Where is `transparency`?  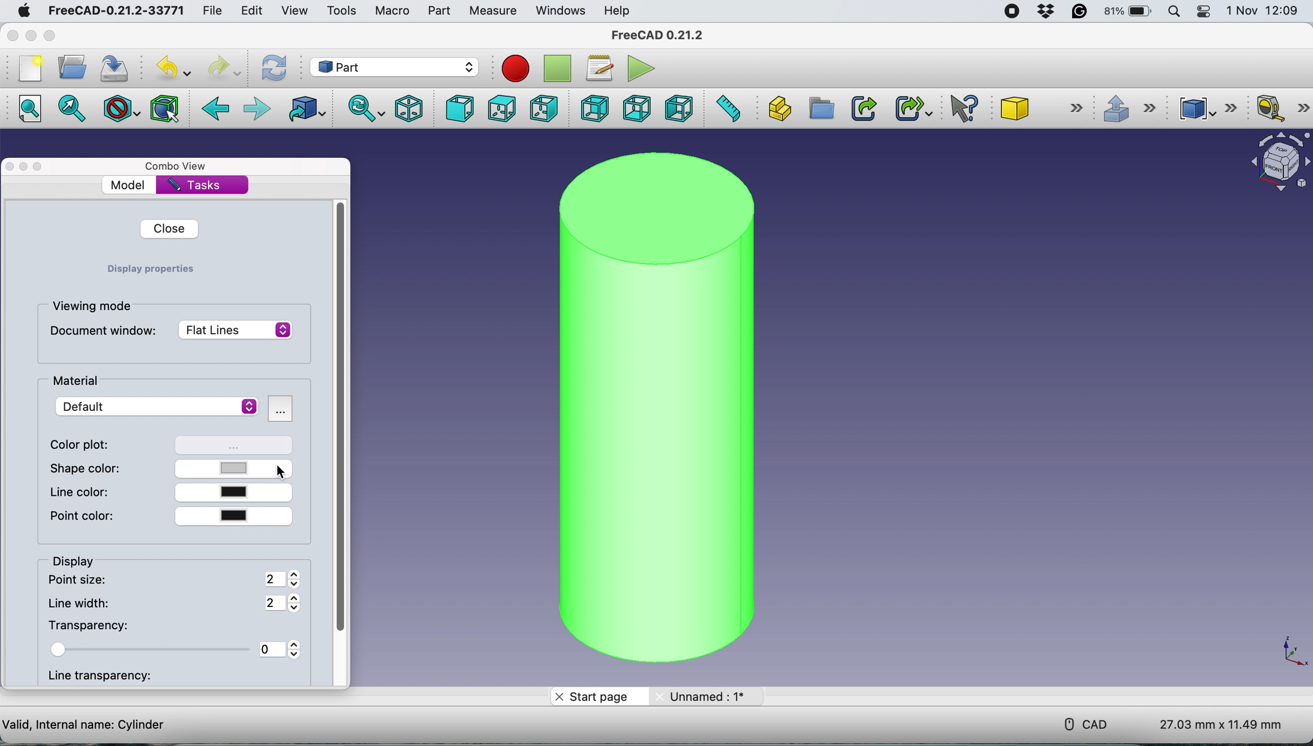
transparency is located at coordinates (173, 637).